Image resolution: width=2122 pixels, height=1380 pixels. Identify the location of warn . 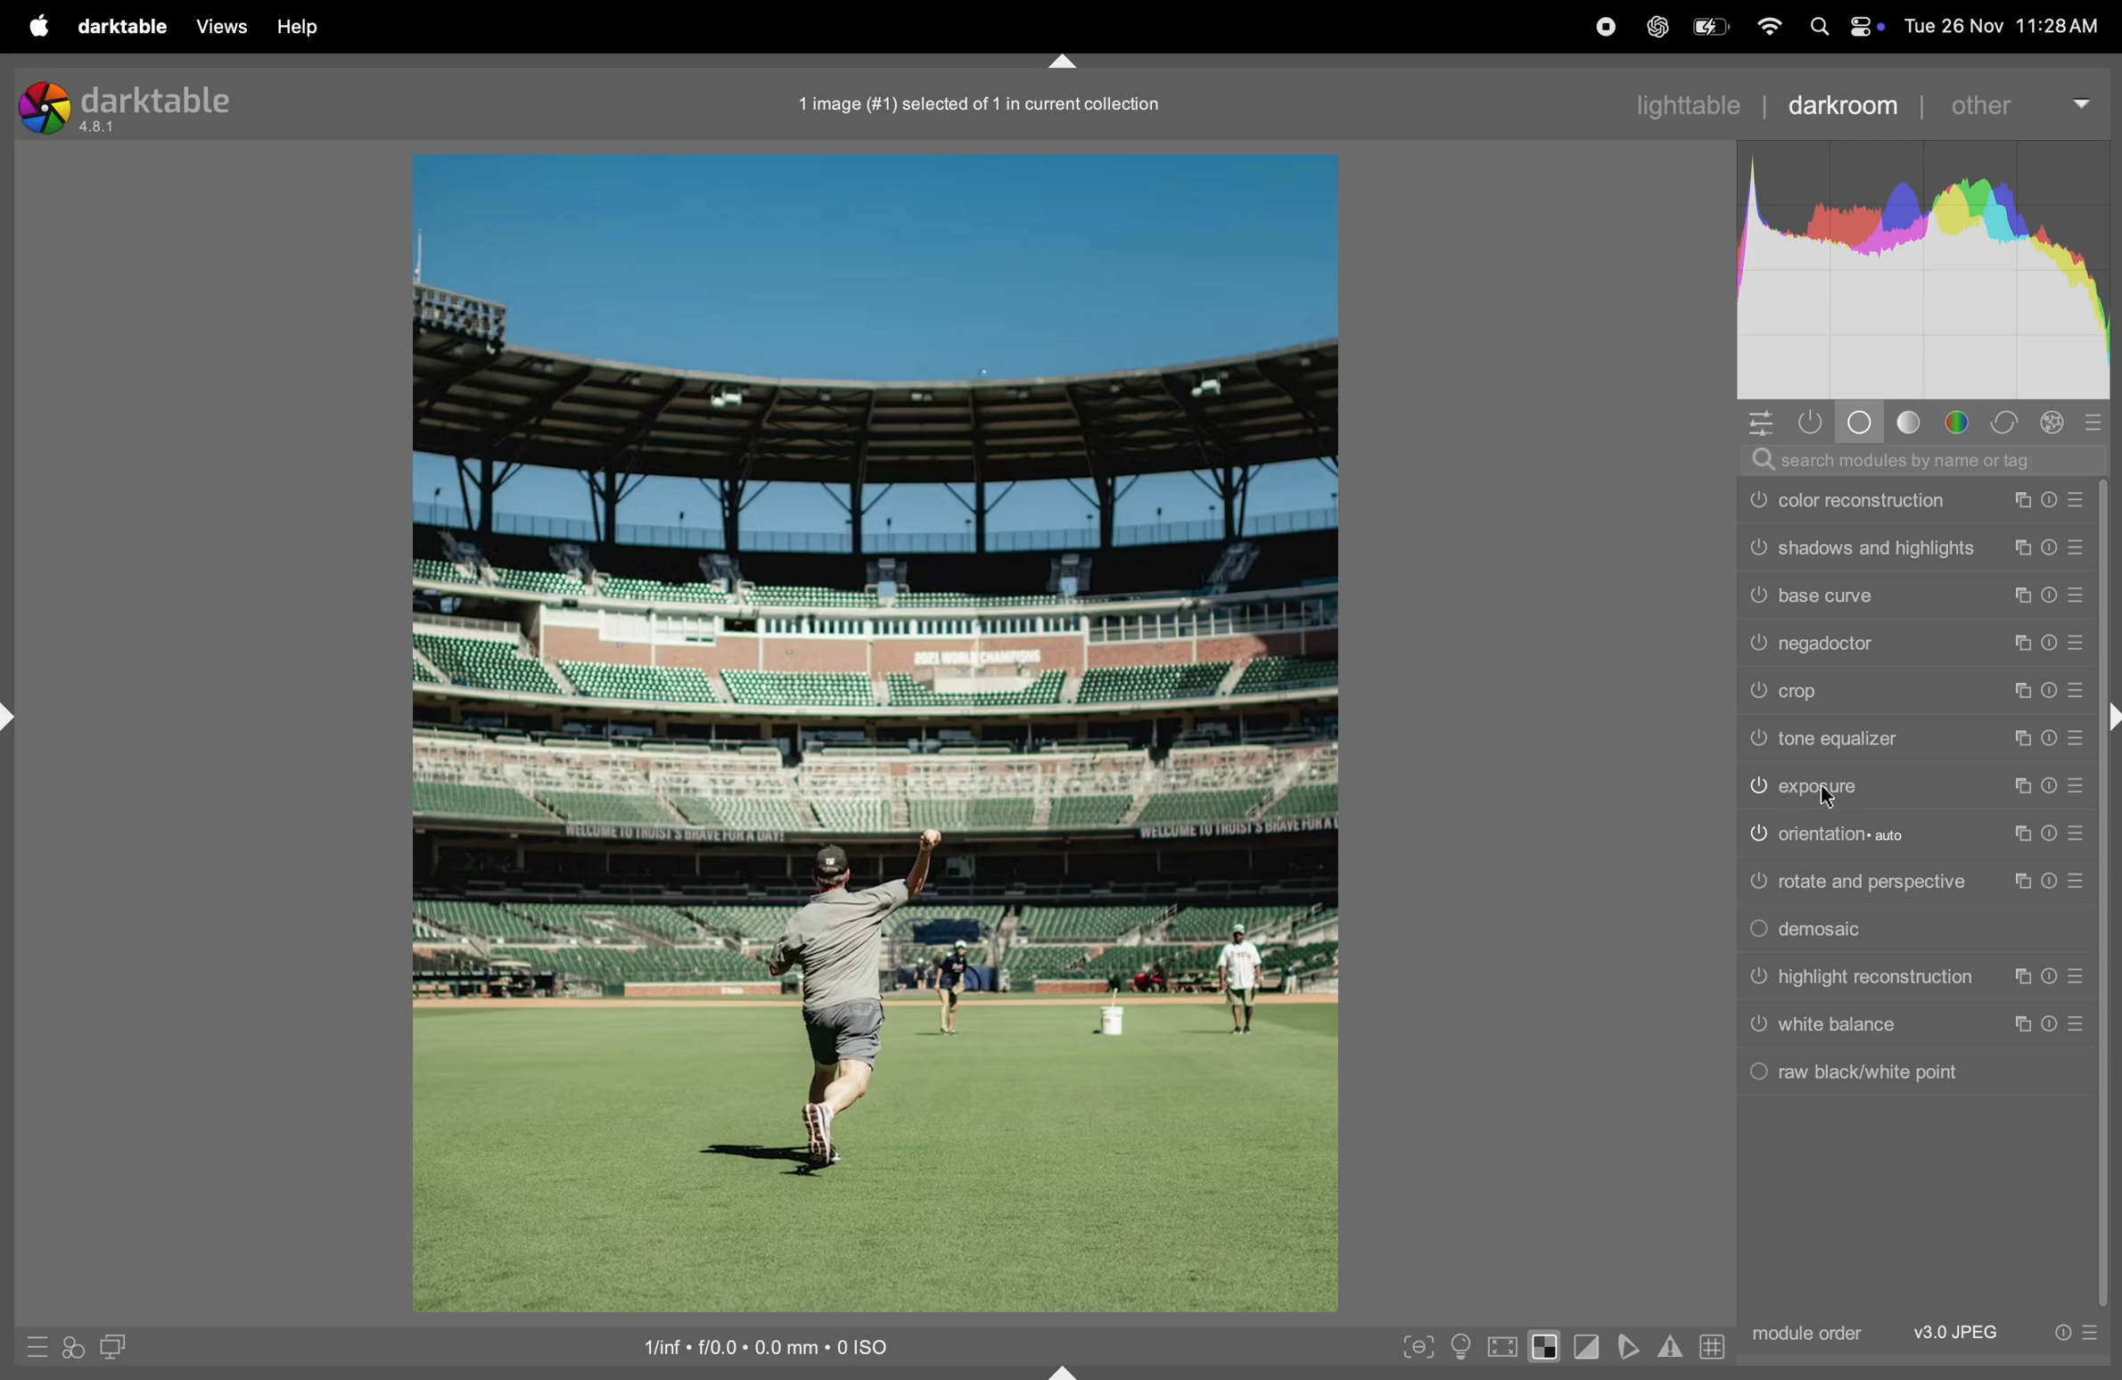
(1670, 1348).